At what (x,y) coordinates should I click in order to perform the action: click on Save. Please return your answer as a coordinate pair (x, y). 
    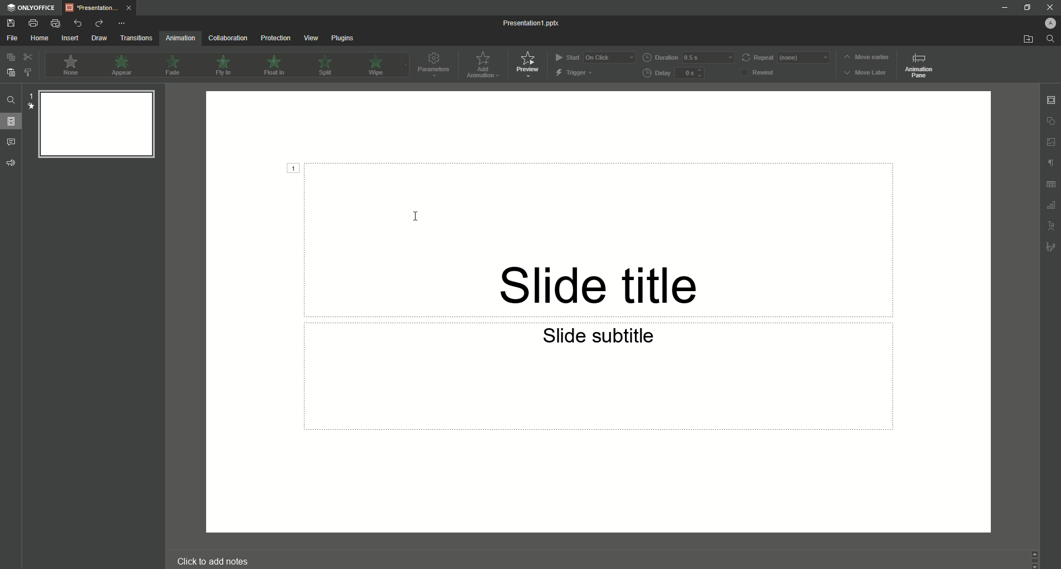
    Looking at the image, I should click on (14, 22).